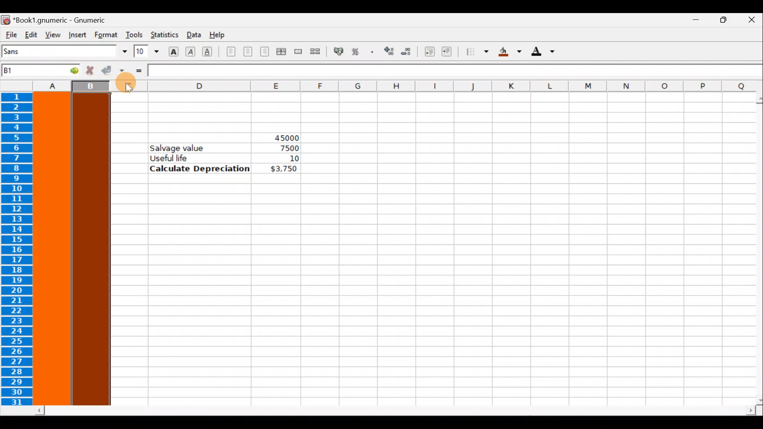  Describe the element at coordinates (477, 52) in the screenshot. I see `Borders` at that location.